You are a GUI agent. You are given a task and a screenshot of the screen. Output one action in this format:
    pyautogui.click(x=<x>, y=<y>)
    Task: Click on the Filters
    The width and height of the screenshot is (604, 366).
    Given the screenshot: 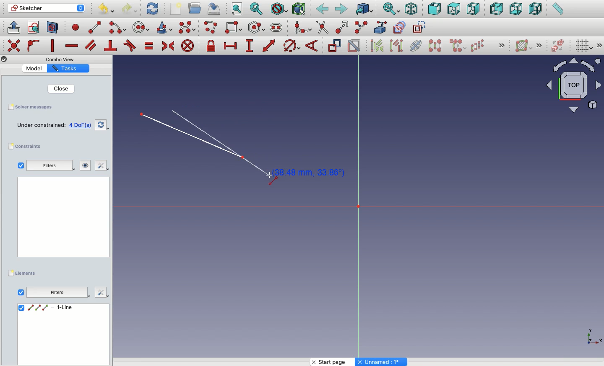 What is the action you would take?
    pyautogui.click(x=47, y=166)
    